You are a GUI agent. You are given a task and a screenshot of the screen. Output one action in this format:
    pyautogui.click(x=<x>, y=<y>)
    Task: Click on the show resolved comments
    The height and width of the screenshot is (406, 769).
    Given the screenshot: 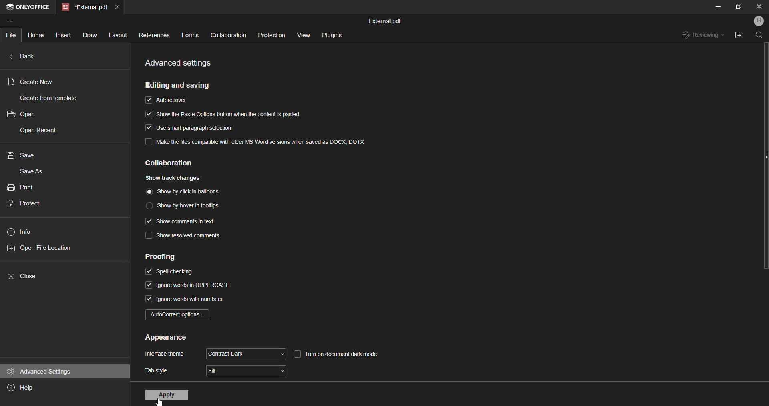 What is the action you would take?
    pyautogui.click(x=184, y=237)
    